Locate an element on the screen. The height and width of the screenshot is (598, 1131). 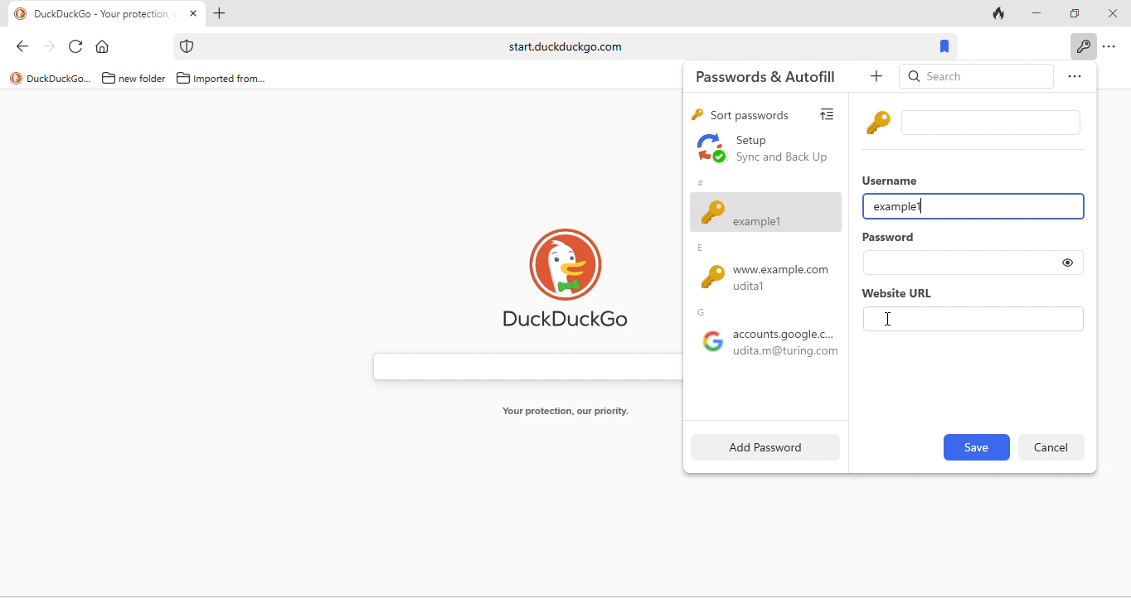
e is located at coordinates (704, 248).